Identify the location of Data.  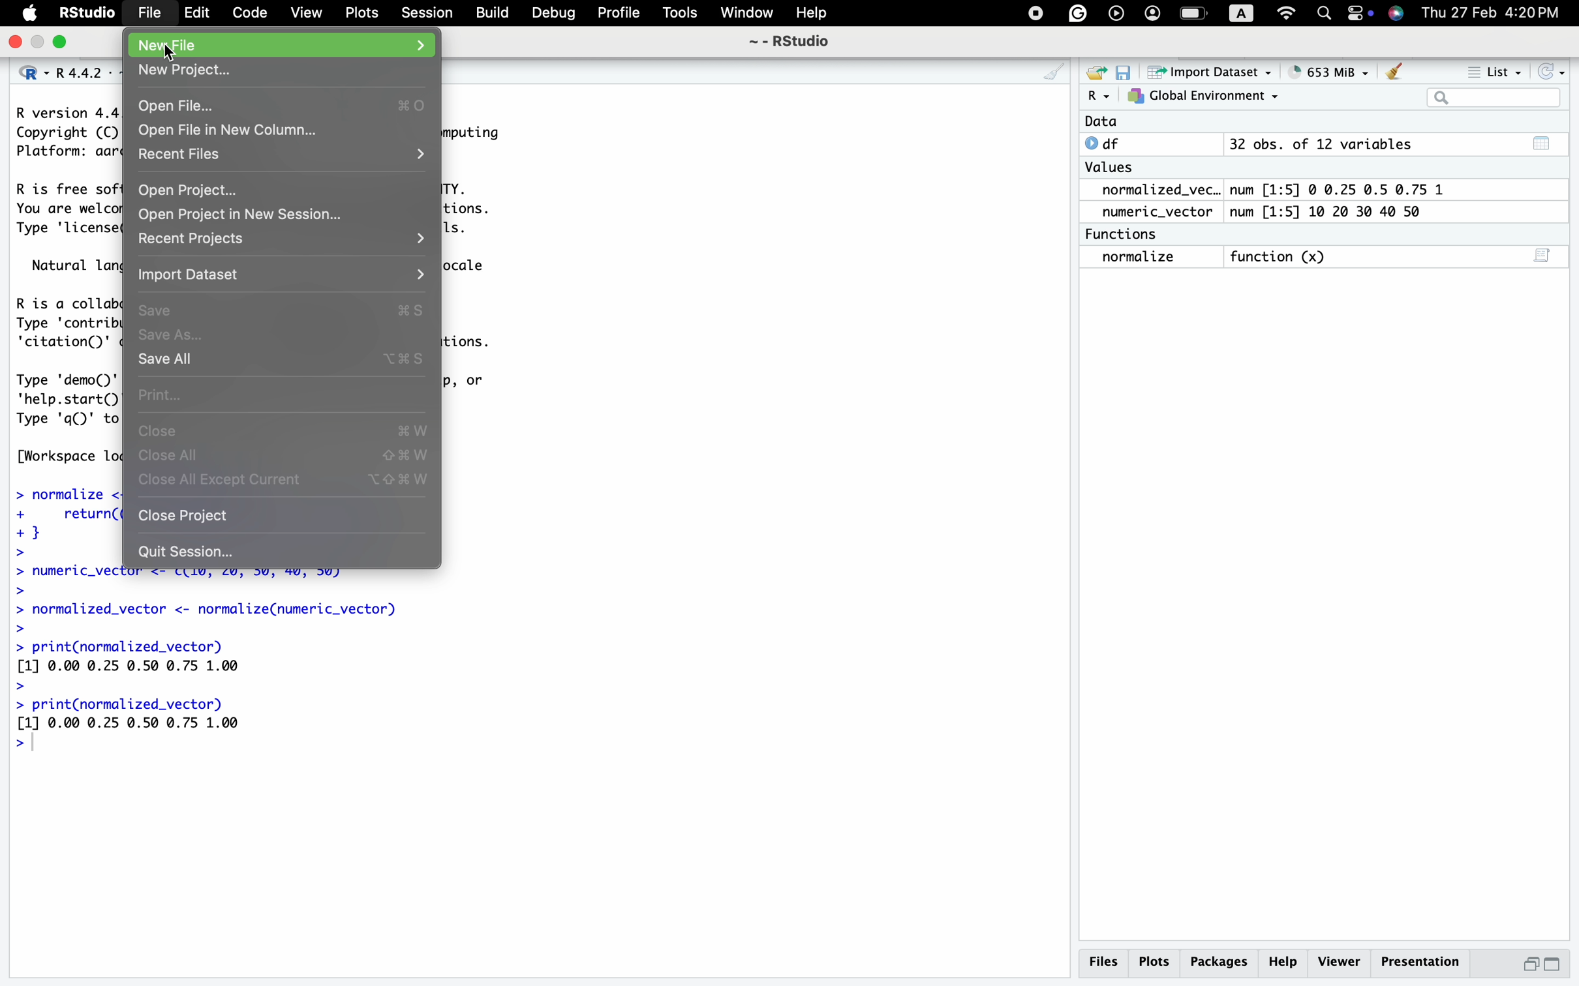
(1101, 122).